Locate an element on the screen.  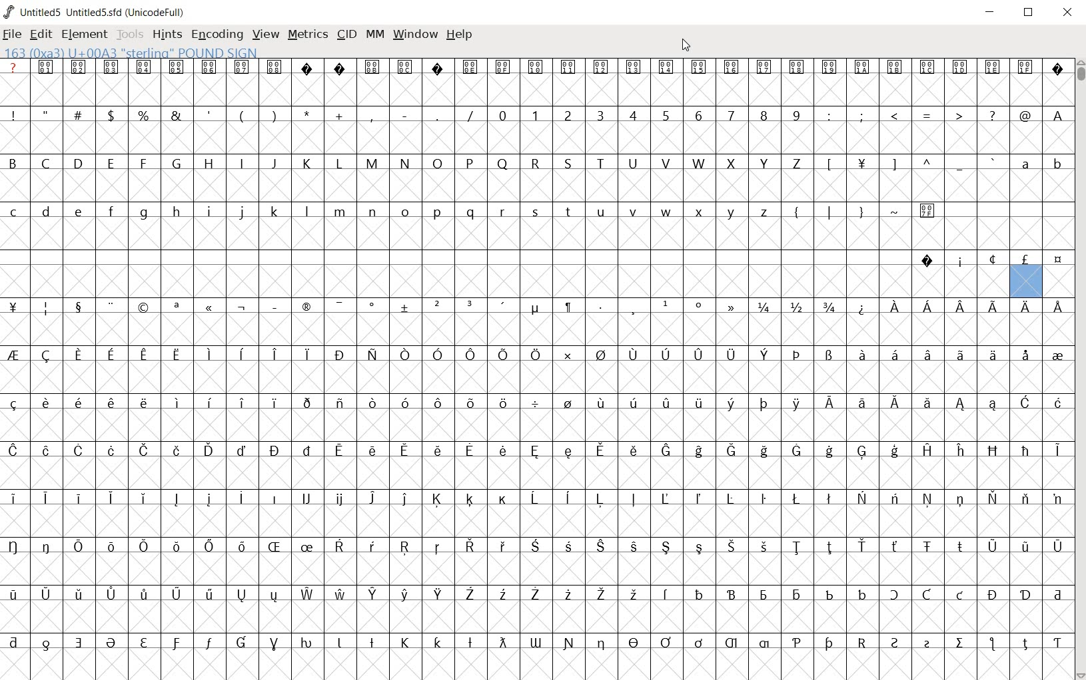
Symbol is located at coordinates (666, 403).